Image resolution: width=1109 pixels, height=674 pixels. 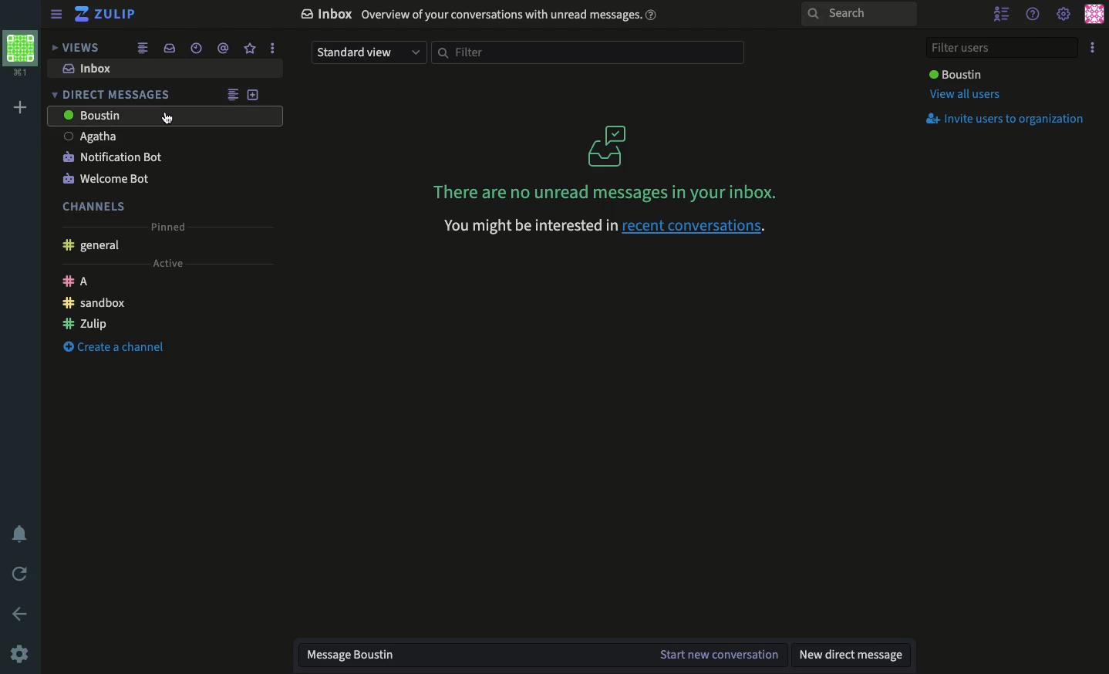 What do you see at coordinates (275, 48) in the screenshot?
I see `more` at bounding box center [275, 48].